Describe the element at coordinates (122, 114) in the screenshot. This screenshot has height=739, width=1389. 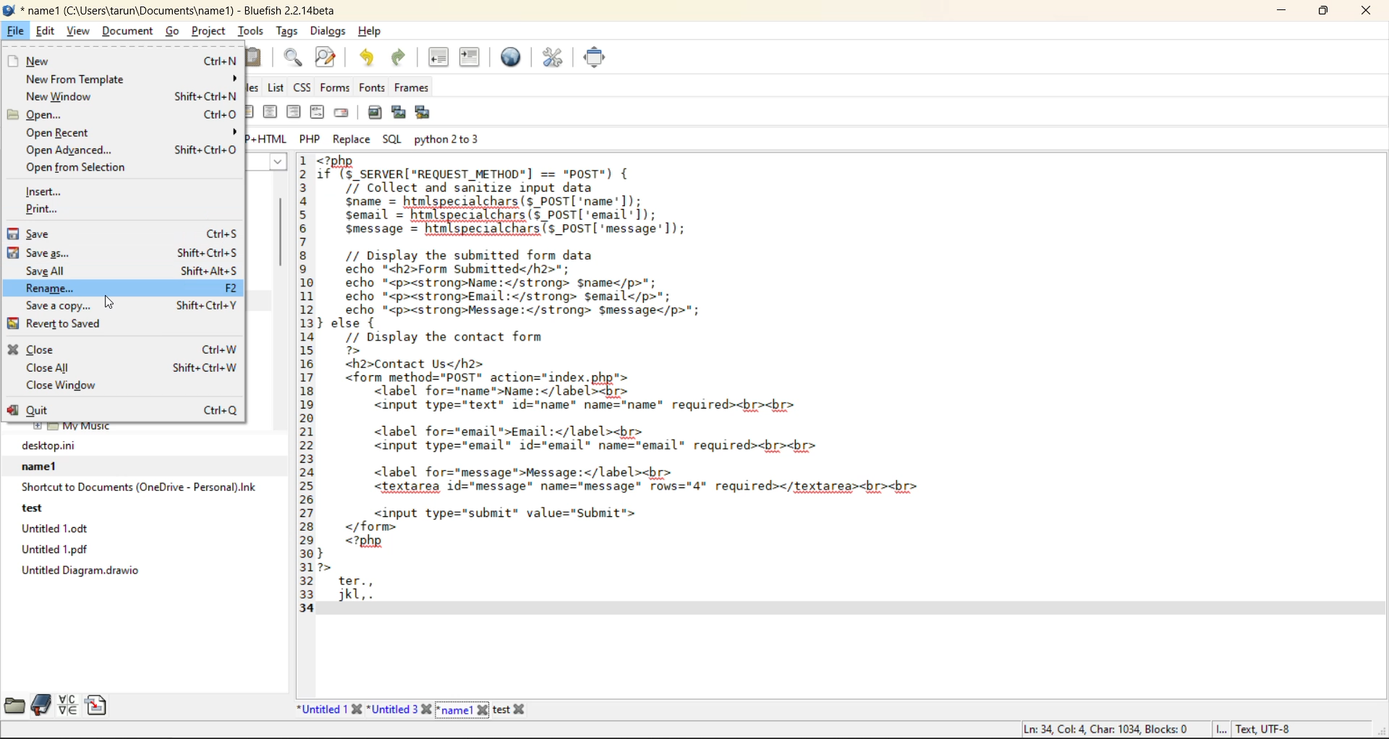
I see `open` at that location.